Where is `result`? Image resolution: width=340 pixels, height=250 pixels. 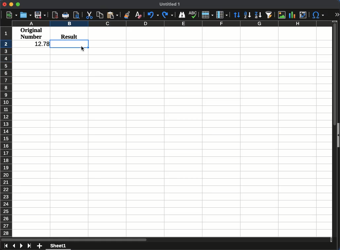 result is located at coordinates (69, 35).